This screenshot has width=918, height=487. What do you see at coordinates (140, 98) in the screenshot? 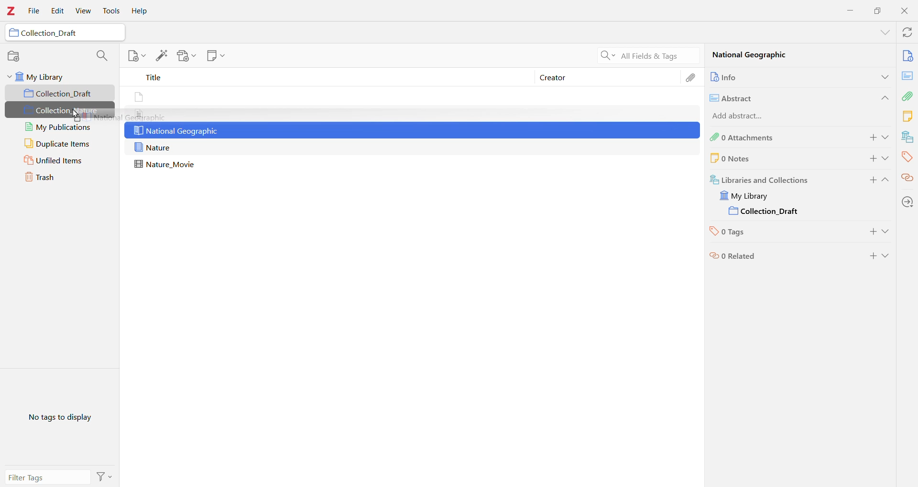
I see `file` at bounding box center [140, 98].